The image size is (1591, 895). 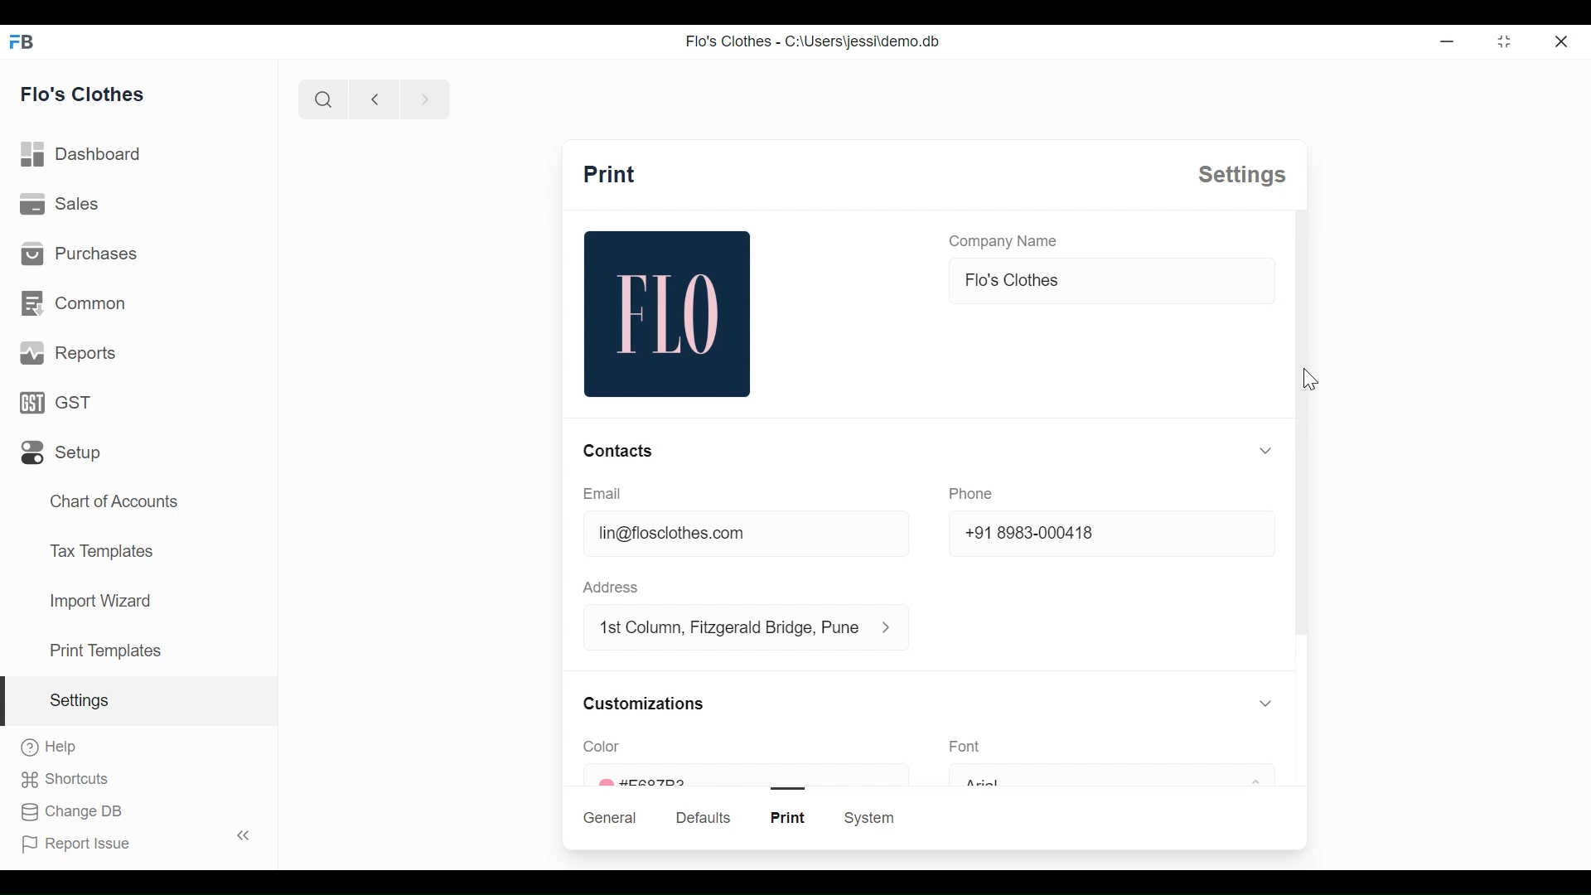 I want to click on company name, so click(x=1003, y=241).